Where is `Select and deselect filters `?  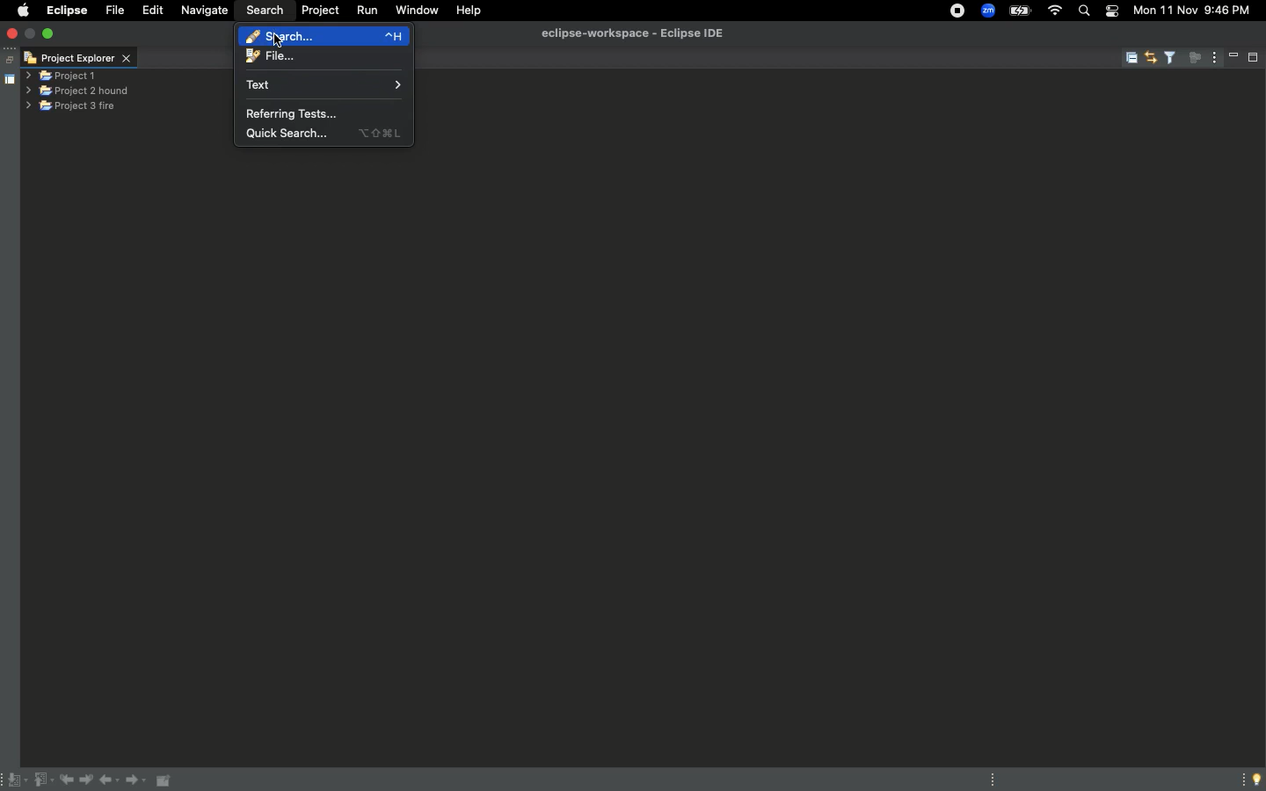 Select and deselect filters  is located at coordinates (1170, 58).